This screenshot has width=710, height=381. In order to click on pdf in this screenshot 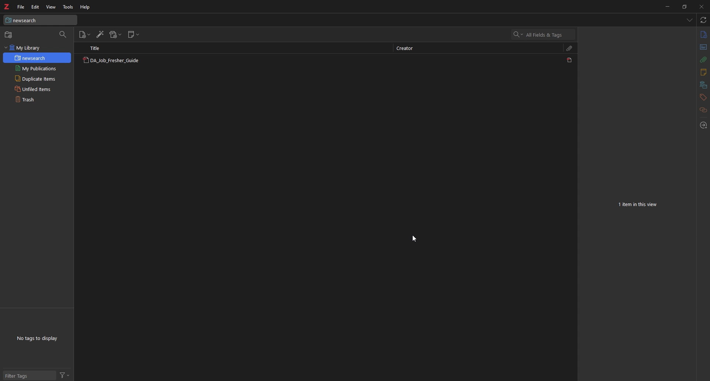, I will do `click(570, 60)`.